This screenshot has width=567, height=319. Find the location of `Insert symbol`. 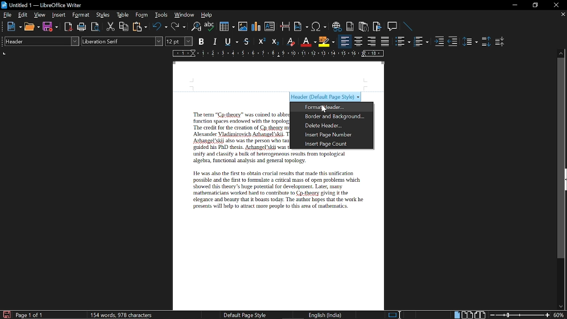

Insert symbol is located at coordinates (320, 27).